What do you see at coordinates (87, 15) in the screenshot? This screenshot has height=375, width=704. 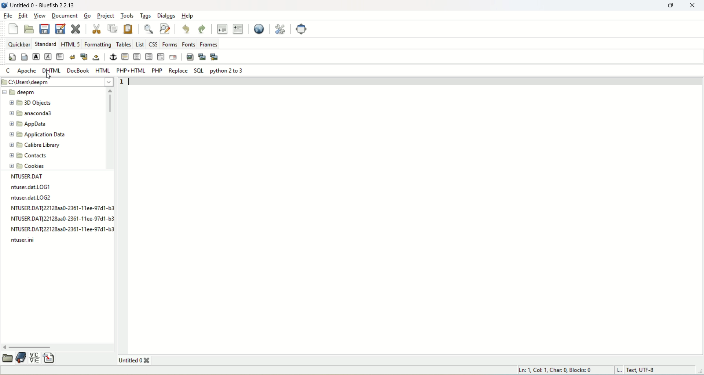 I see `go` at bounding box center [87, 15].